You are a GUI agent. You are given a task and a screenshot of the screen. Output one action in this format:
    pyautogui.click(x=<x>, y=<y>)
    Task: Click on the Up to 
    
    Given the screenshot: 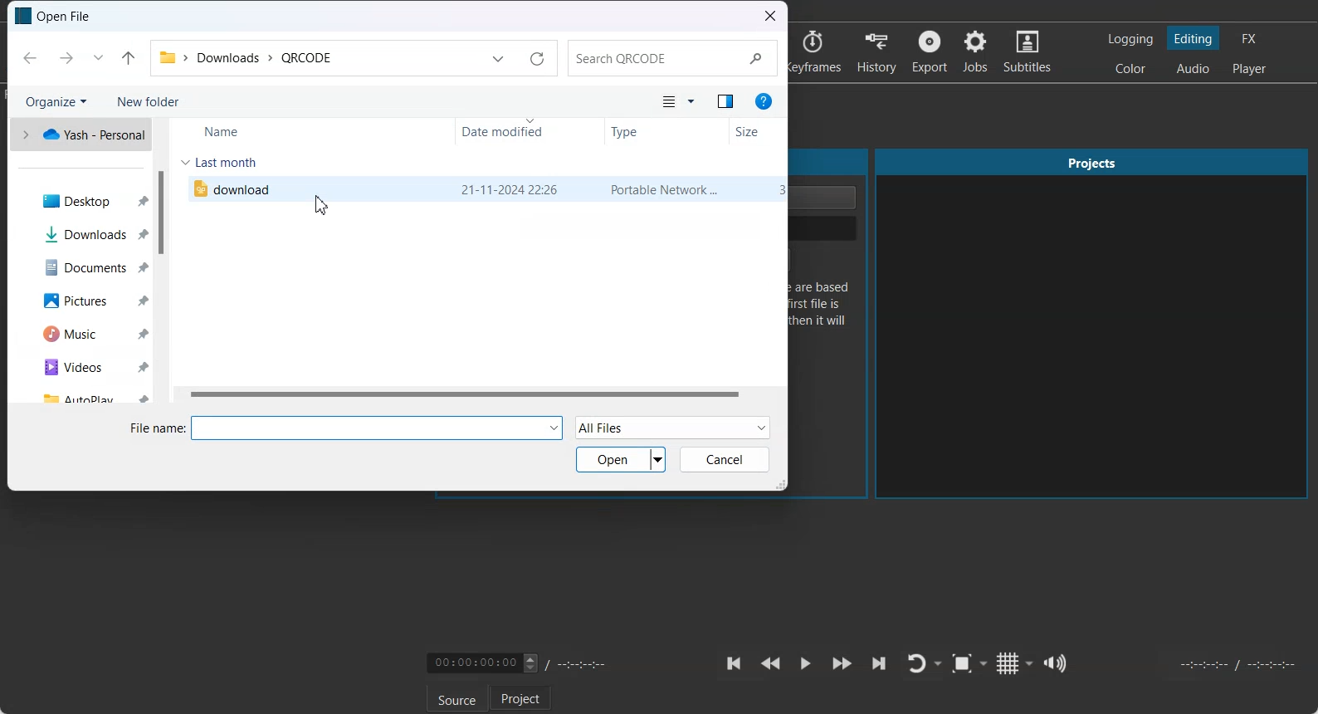 What is the action you would take?
    pyautogui.click(x=129, y=58)
    